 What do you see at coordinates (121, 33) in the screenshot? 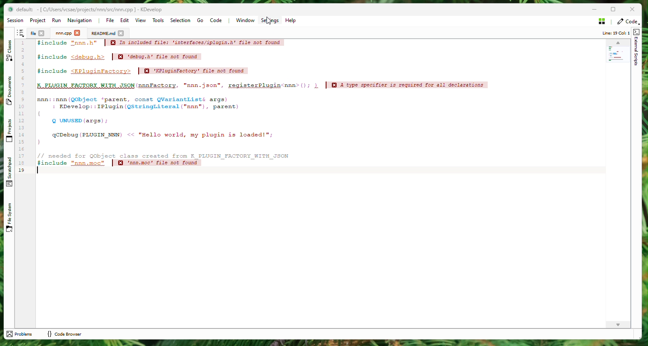
I see `close` at bounding box center [121, 33].